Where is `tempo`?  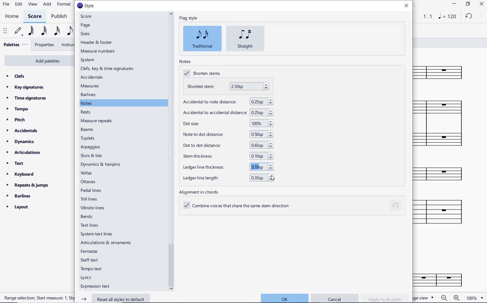
tempo is located at coordinates (19, 109).